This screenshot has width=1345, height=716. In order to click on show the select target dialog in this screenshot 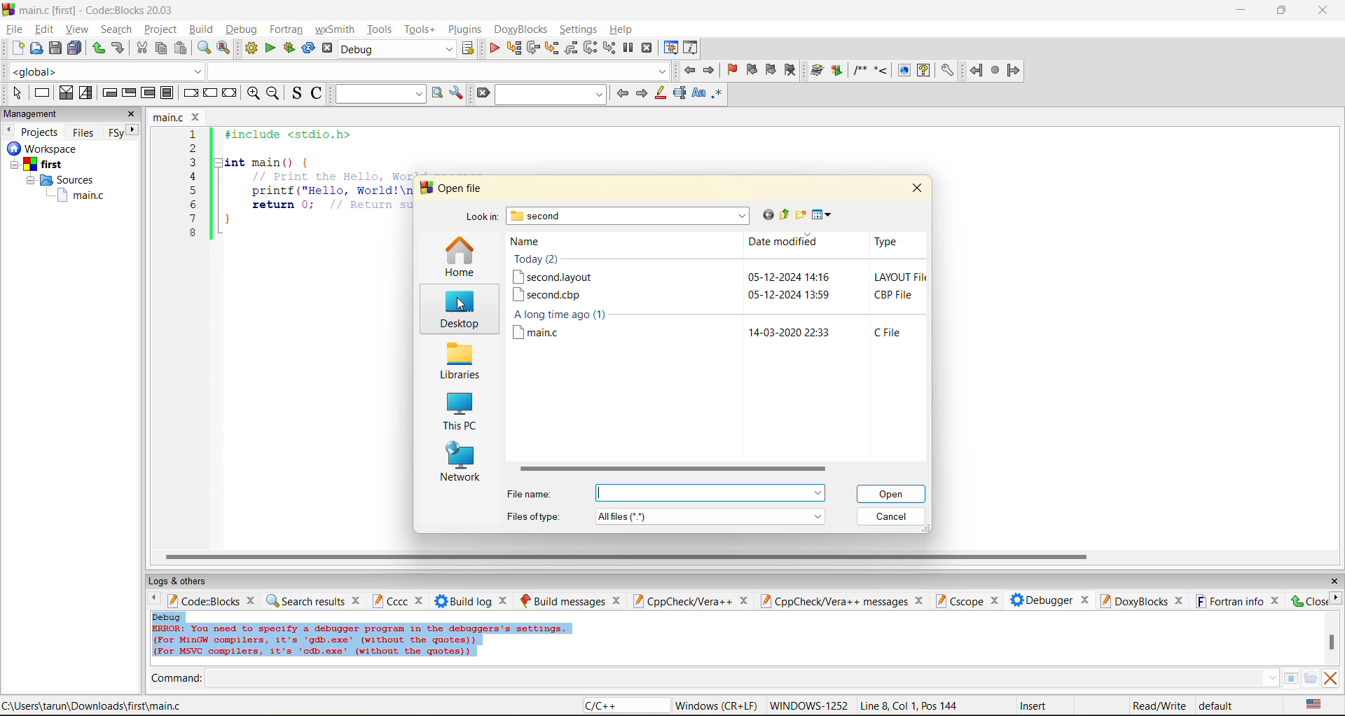, I will do `click(469, 48)`.